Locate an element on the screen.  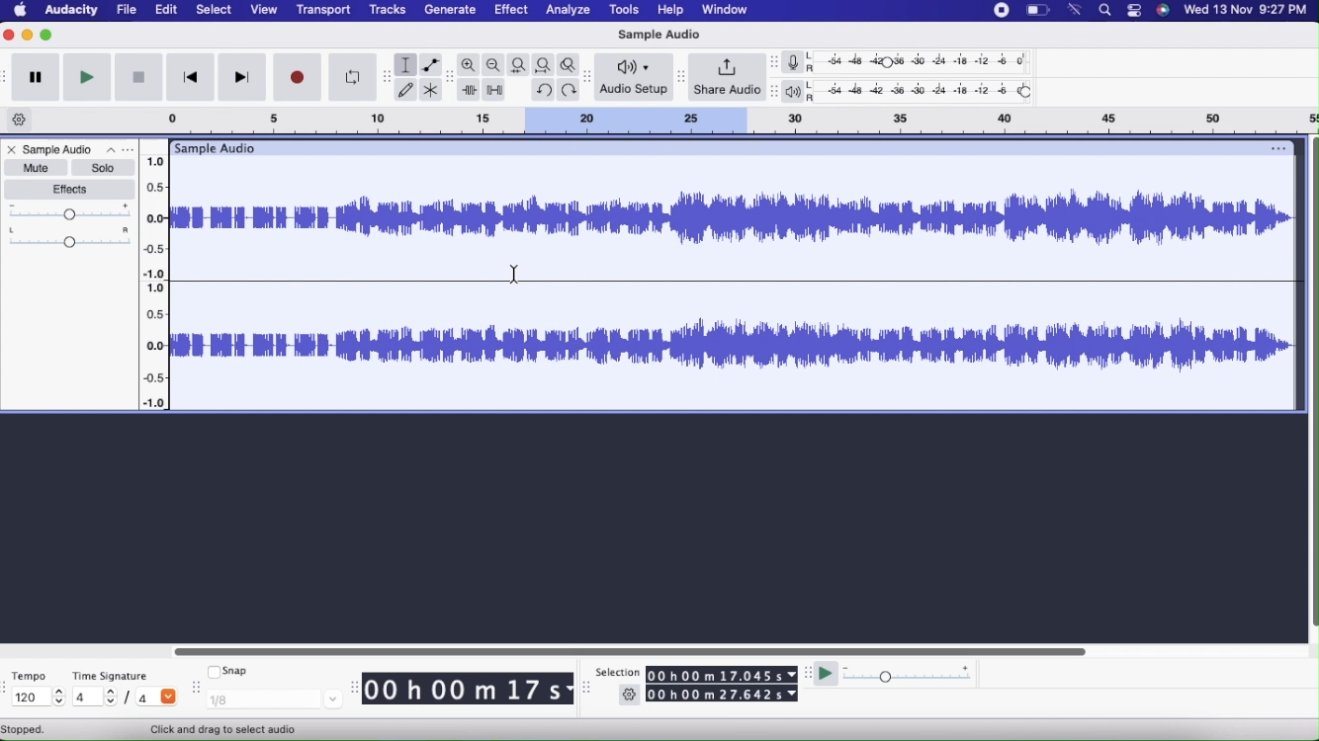
power is located at coordinates (1038, 10).